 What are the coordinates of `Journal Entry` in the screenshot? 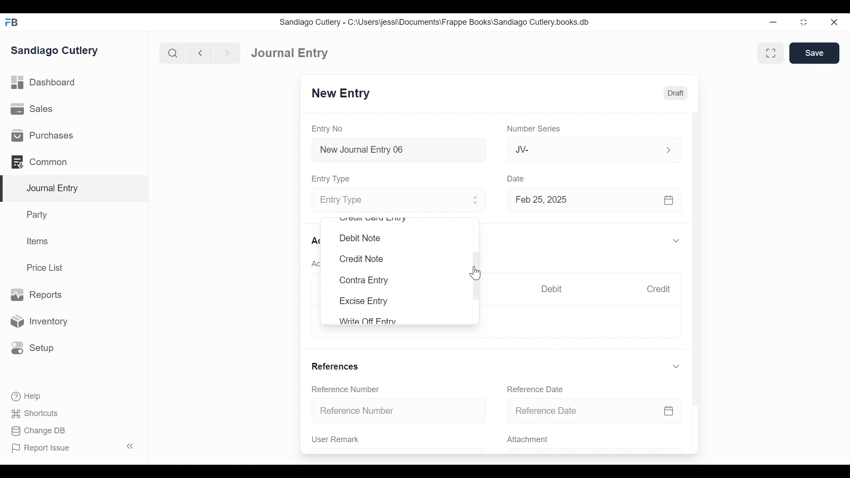 It's located at (290, 52).